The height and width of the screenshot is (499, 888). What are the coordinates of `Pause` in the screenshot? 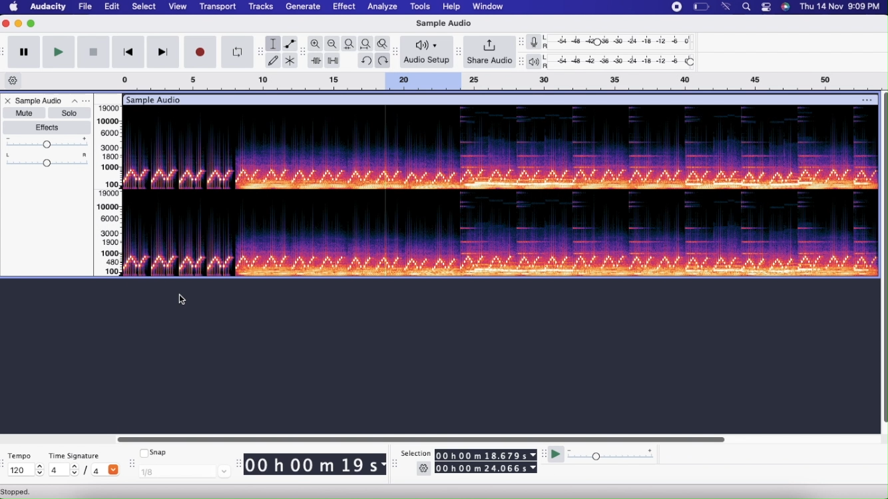 It's located at (24, 52).